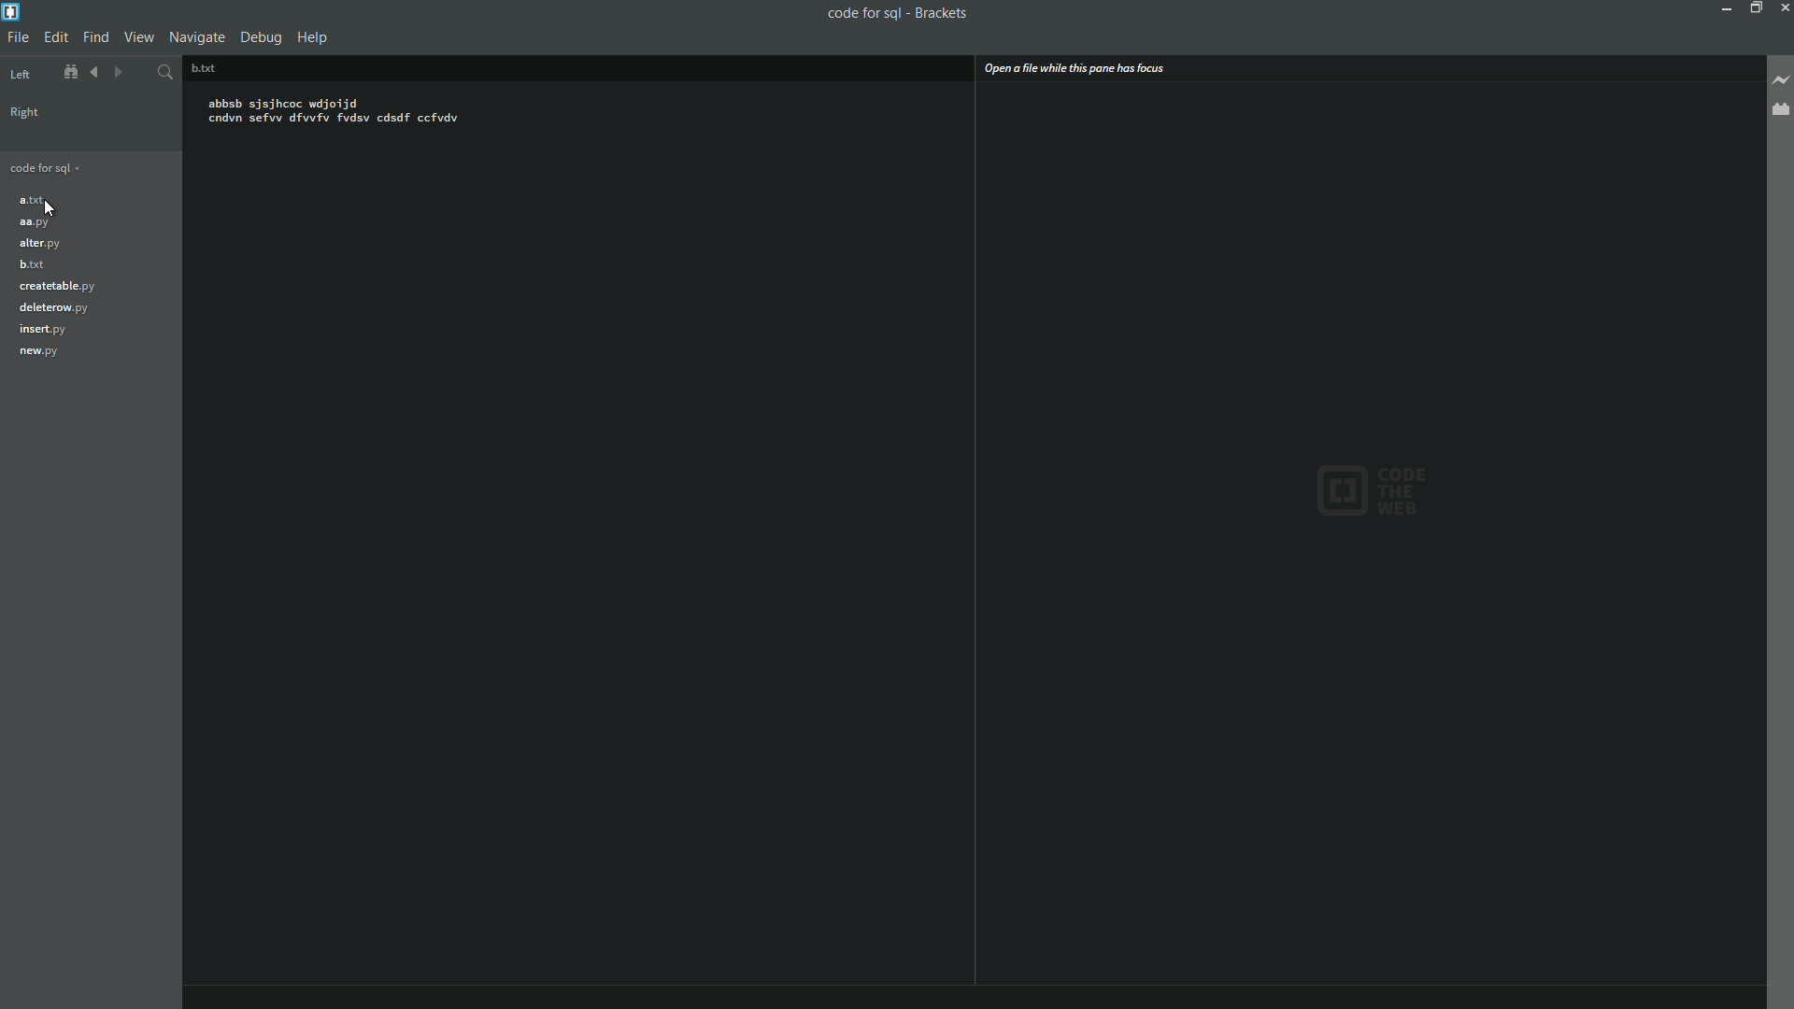 The height and width of the screenshot is (1009, 1794). What do you see at coordinates (18, 38) in the screenshot?
I see `file menu` at bounding box center [18, 38].